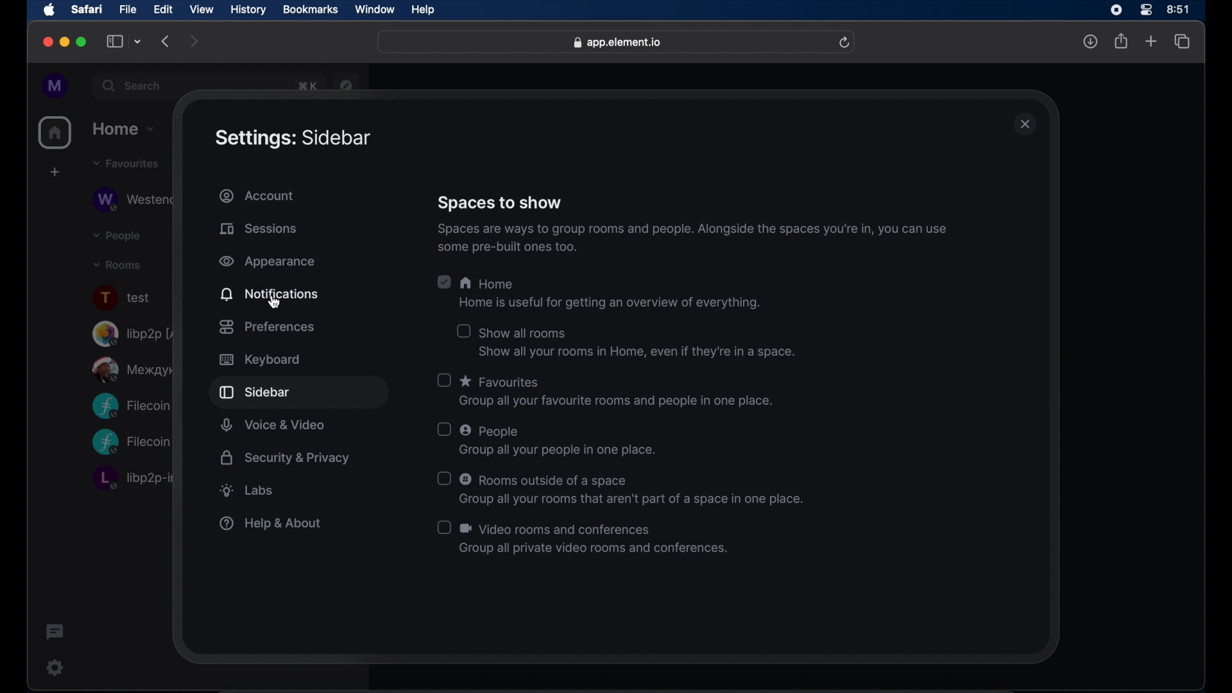  I want to click on Spaces are ways 10 group rooms and people. Alongside the spaces youre in, you can use
some pre-built ones too., so click(694, 239).